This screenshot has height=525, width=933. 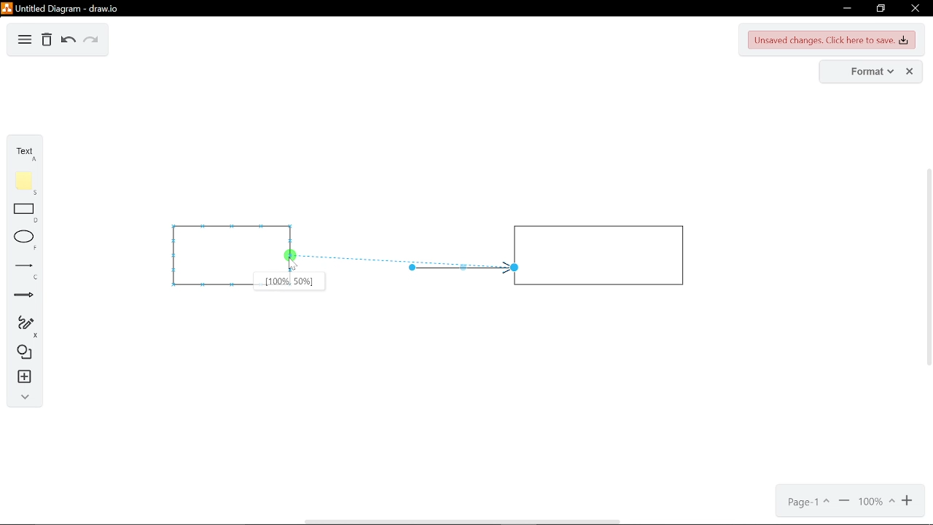 What do you see at coordinates (23, 215) in the screenshot?
I see `rectangle` at bounding box center [23, 215].